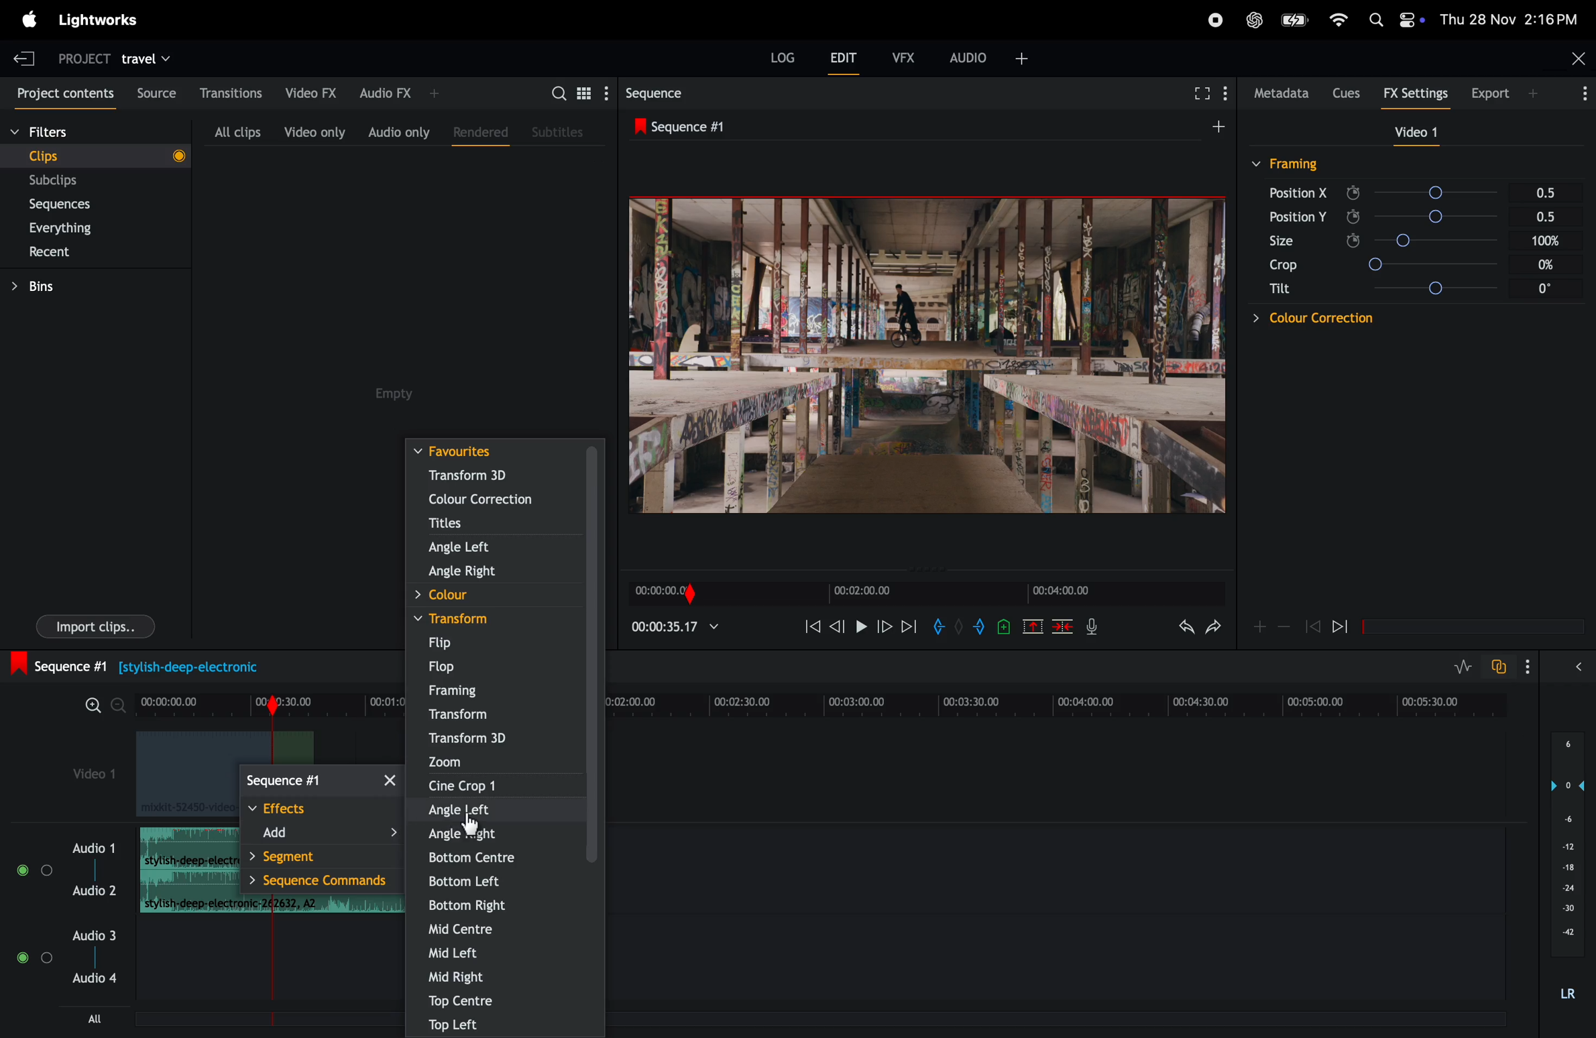  I want to click on transitons, so click(230, 89).